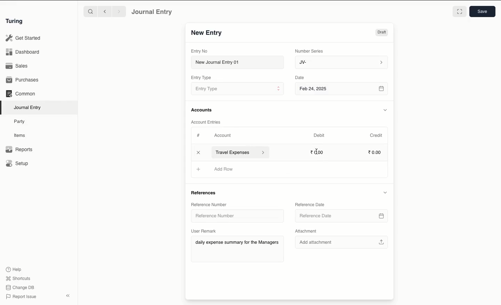 This screenshot has height=305, width=501. What do you see at coordinates (211, 204) in the screenshot?
I see `Reference Number` at bounding box center [211, 204].